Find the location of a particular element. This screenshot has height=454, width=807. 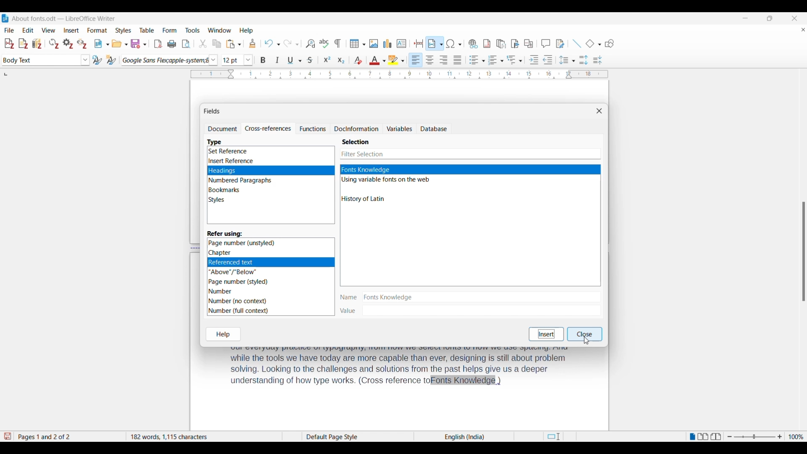

Add note is located at coordinates (24, 44).